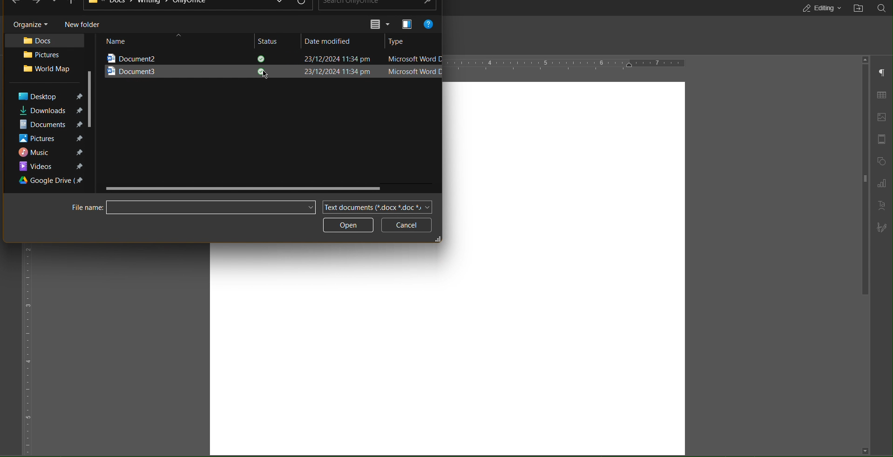 The width and height of the screenshot is (893, 457). What do you see at coordinates (46, 111) in the screenshot?
I see `Downloads` at bounding box center [46, 111].